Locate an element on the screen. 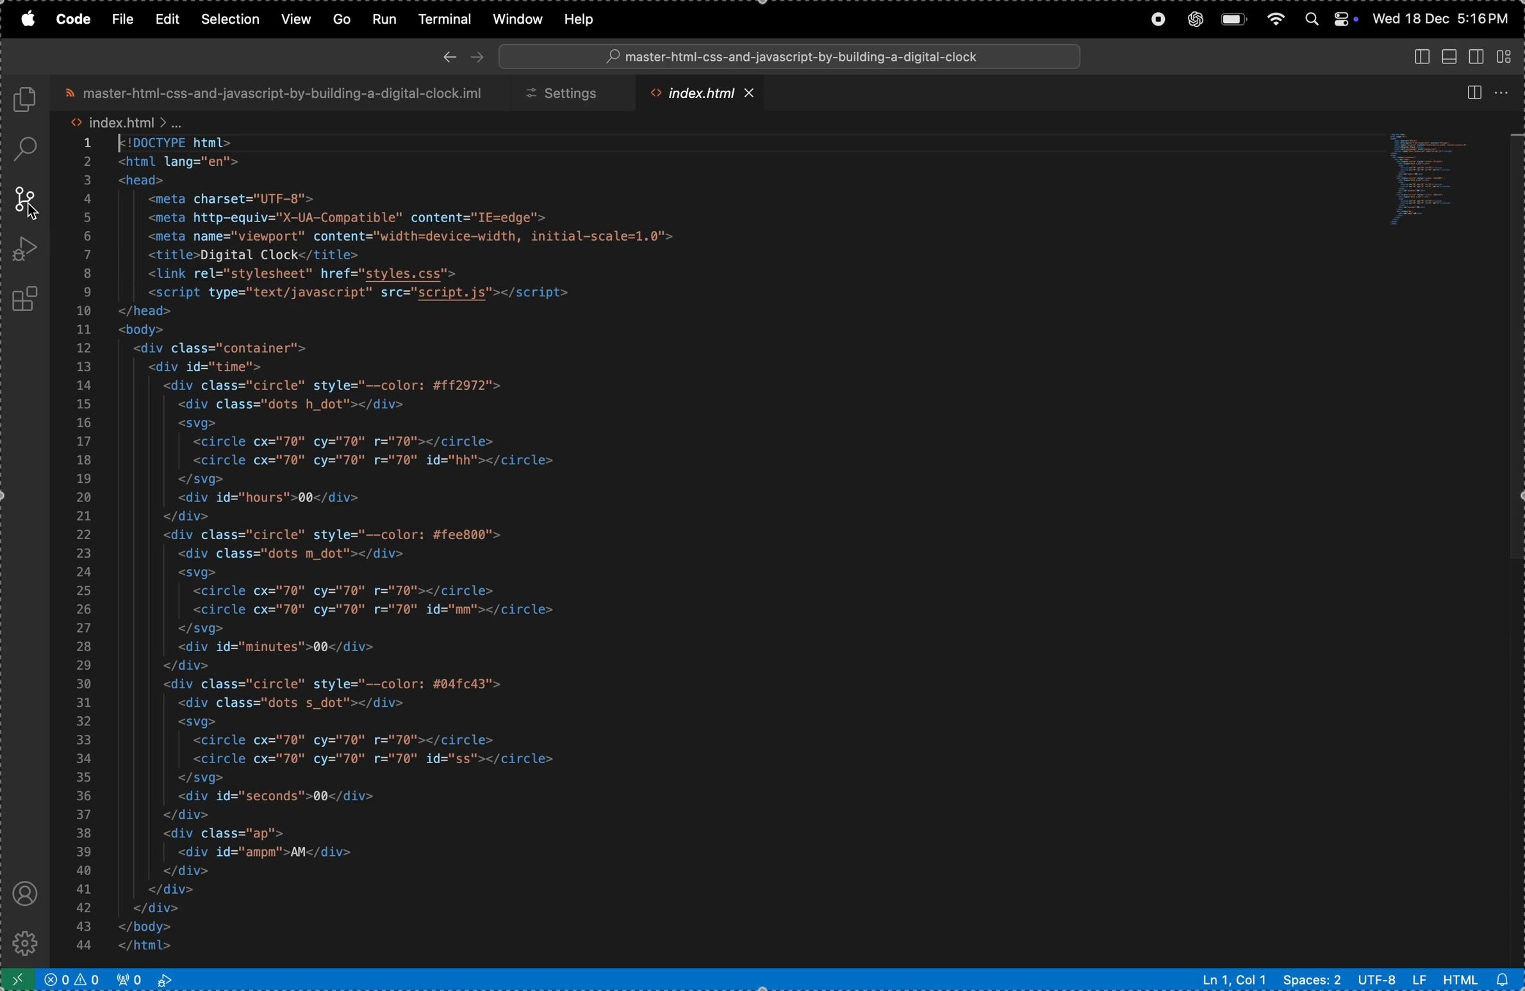  extensions is located at coordinates (30, 296).